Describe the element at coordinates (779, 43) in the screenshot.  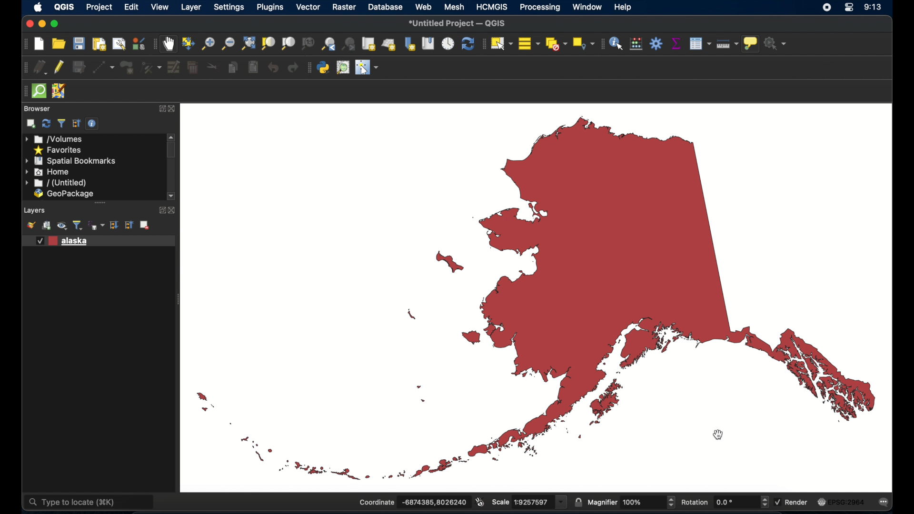
I see `no action selected` at that location.